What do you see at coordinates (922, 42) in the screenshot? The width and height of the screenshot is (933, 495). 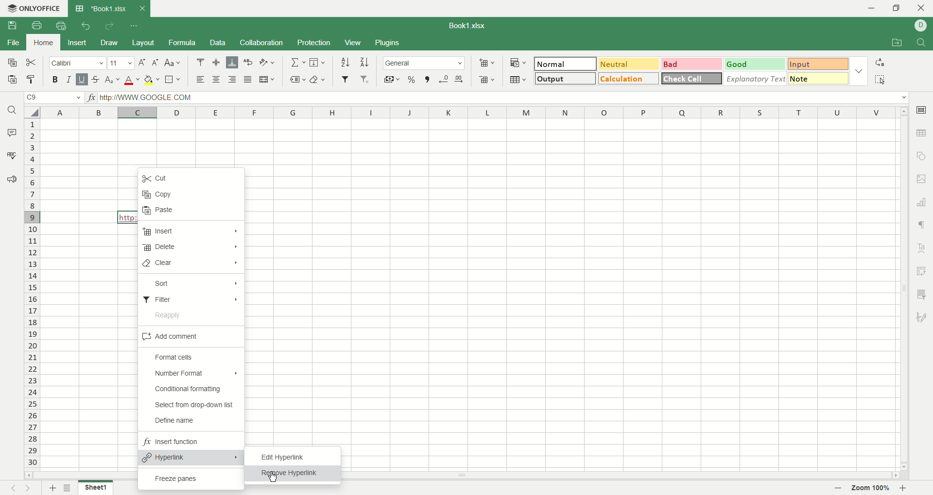 I see `find` at bounding box center [922, 42].